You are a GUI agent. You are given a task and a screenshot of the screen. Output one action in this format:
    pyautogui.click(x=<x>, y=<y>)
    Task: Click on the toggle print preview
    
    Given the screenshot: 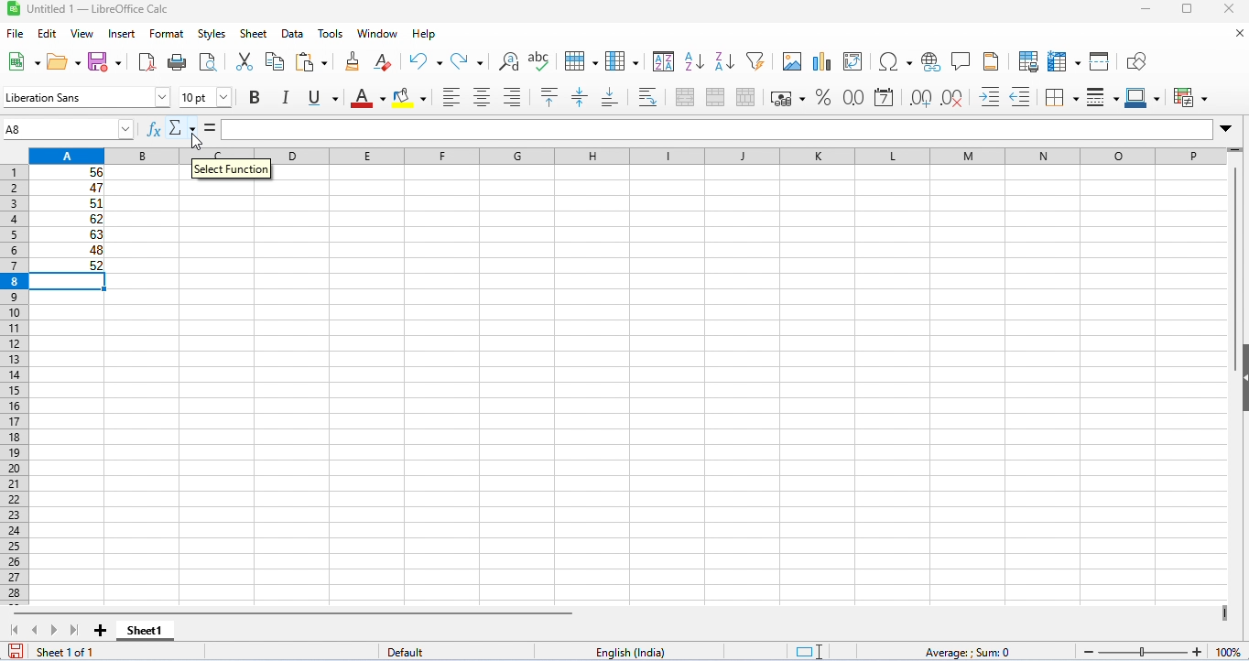 What is the action you would take?
    pyautogui.click(x=209, y=61)
    